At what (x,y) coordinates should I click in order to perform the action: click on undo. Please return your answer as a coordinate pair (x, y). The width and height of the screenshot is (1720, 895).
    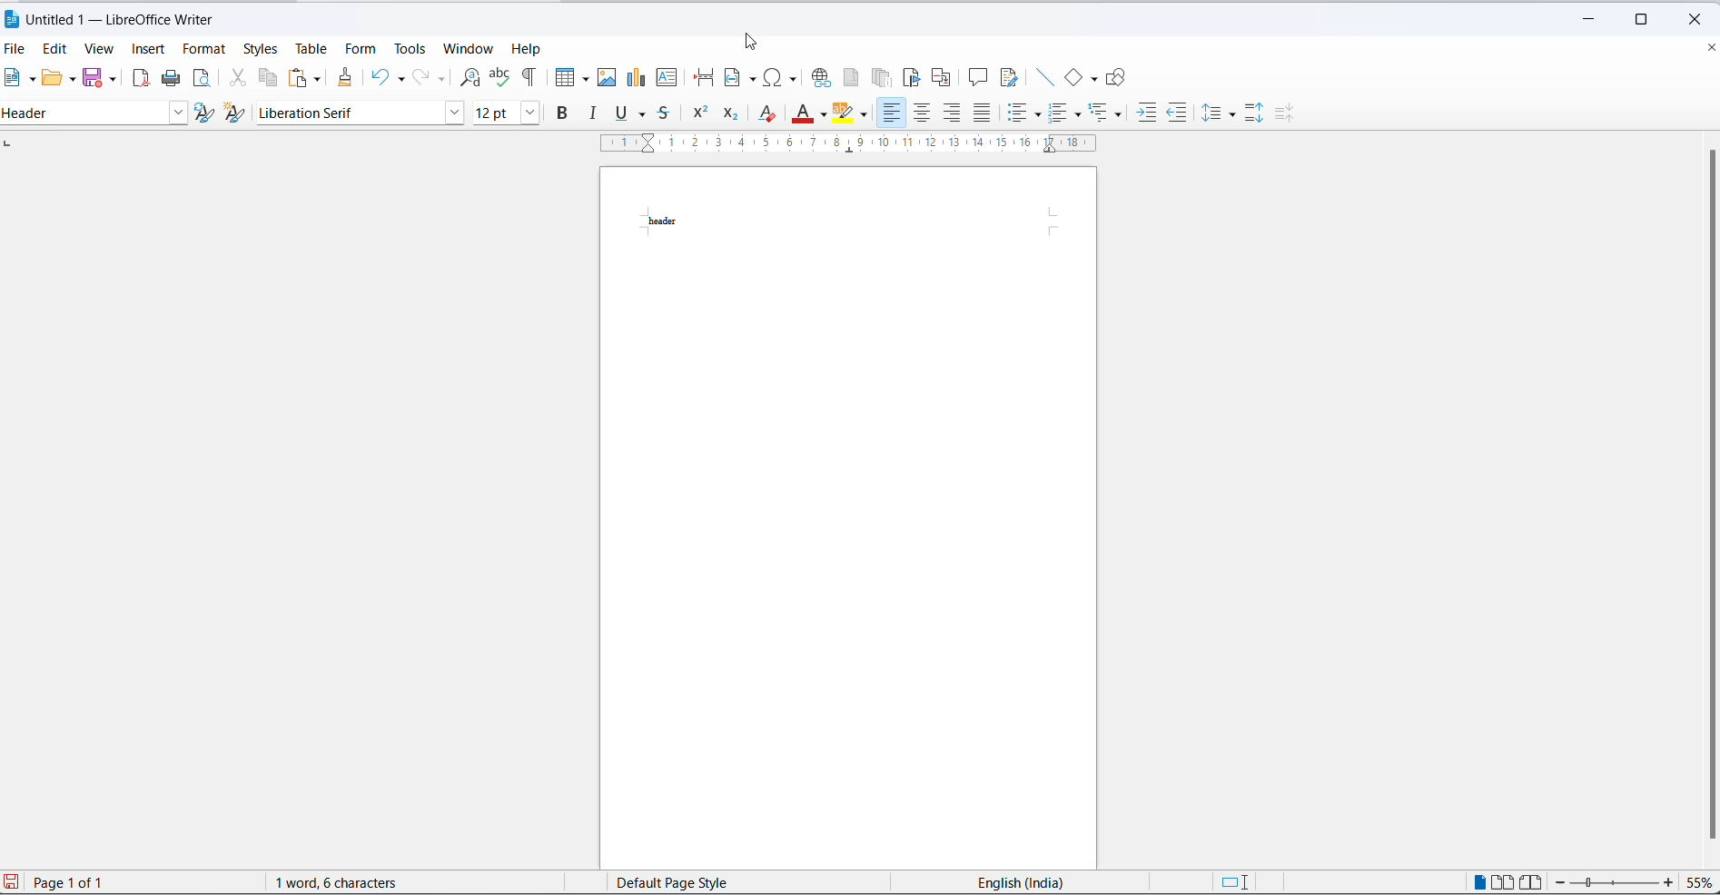
    Looking at the image, I should click on (379, 78).